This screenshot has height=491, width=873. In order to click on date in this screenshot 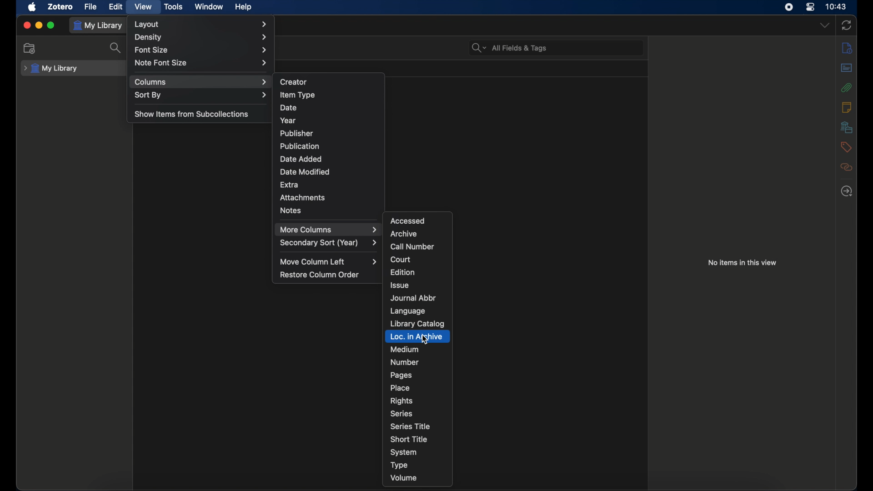, I will do `click(289, 108)`.